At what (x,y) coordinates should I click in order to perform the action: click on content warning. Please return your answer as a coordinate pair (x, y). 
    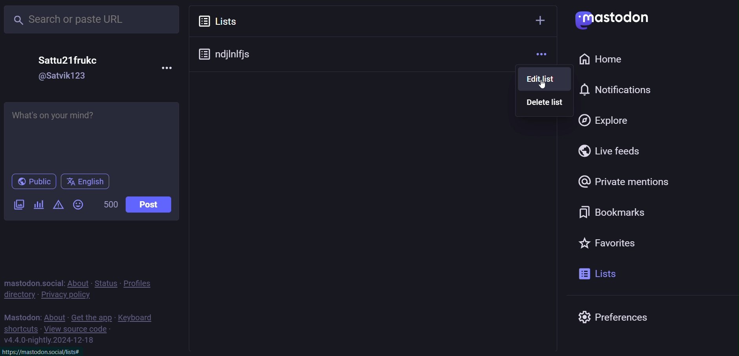
    Looking at the image, I should click on (59, 206).